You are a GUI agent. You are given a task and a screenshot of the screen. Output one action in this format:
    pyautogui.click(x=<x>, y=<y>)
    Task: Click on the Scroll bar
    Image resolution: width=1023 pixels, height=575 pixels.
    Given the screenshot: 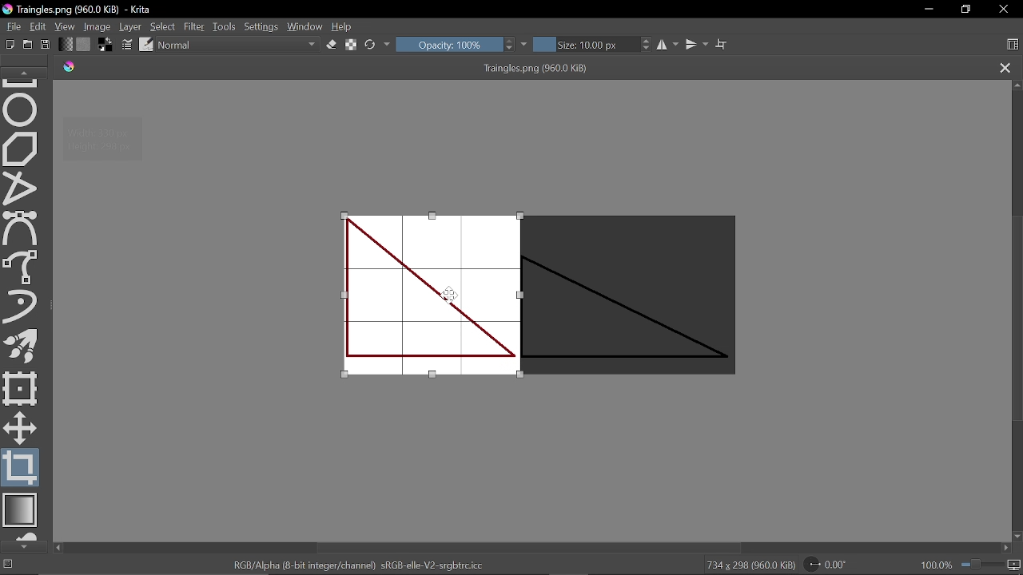 What is the action you would take?
    pyautogui.click(x=1016, y=320)
    